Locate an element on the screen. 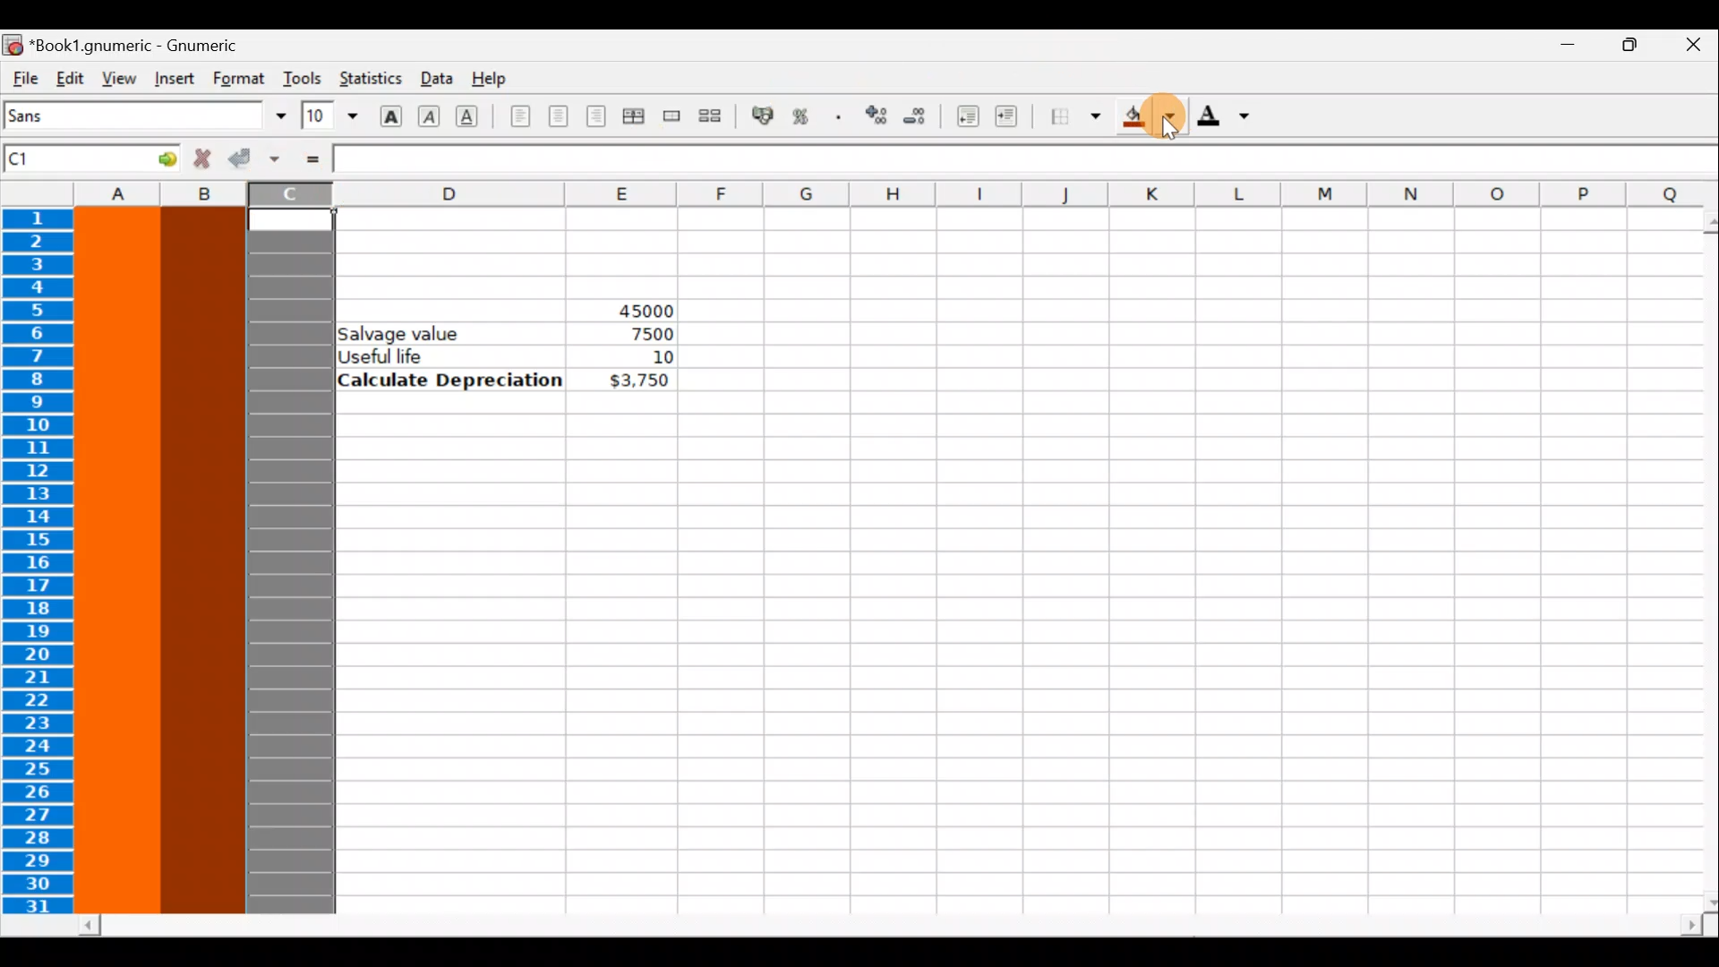 The image size is (1719, 967). Book1.gnumeric - Gnumeric is located at coordinates (144, 44).